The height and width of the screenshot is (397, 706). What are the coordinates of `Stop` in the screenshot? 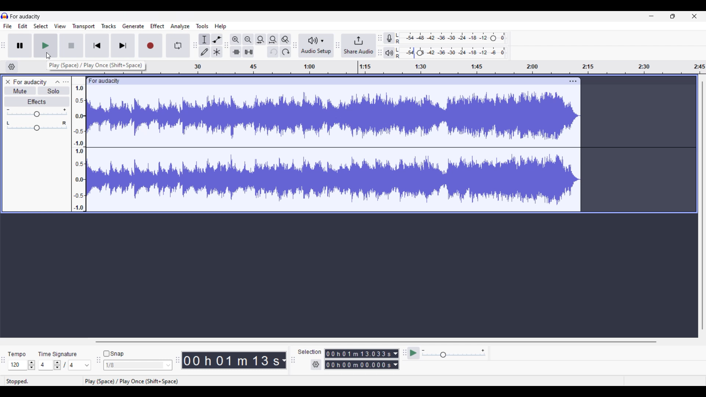 It's located at (71, 46).